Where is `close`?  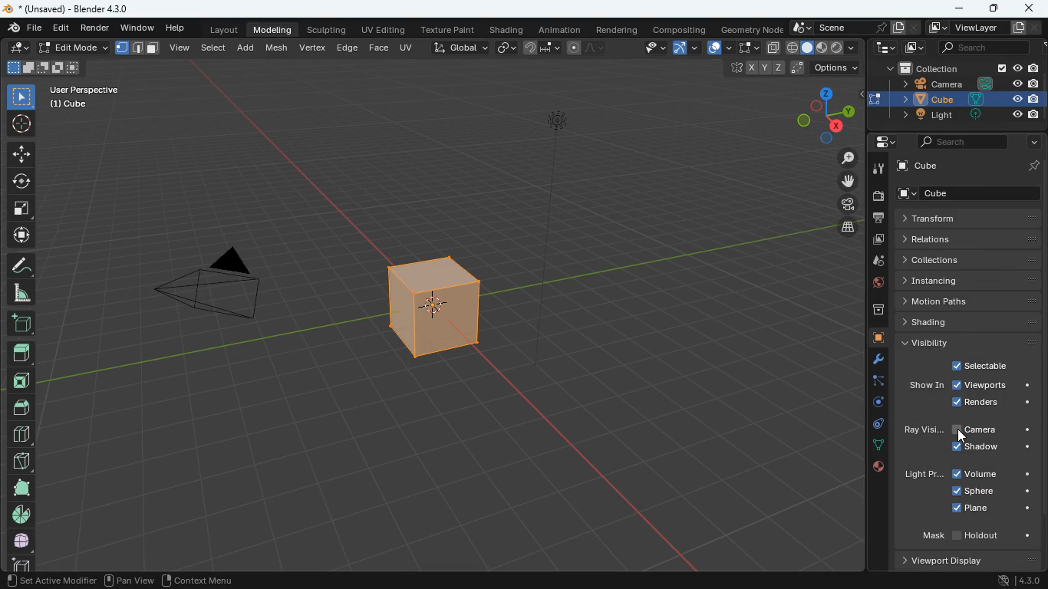 close is located at coordinates (1028, 8).